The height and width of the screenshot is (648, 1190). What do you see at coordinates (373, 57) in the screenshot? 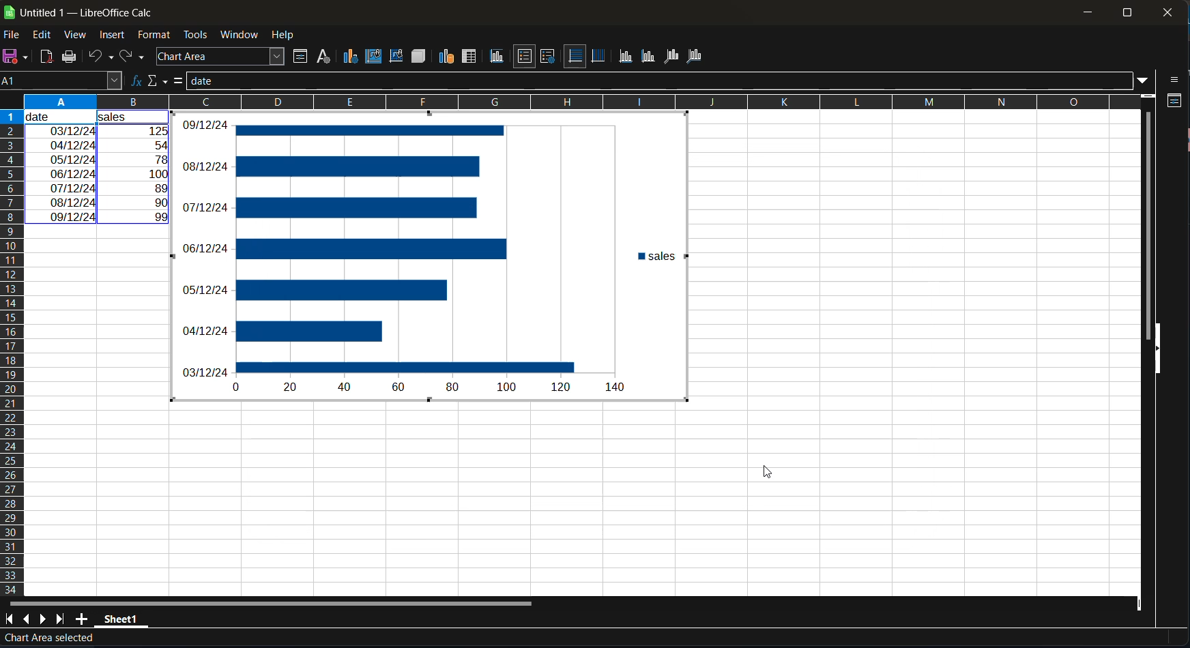
I see `chart area` at bounding box center [373, 57].